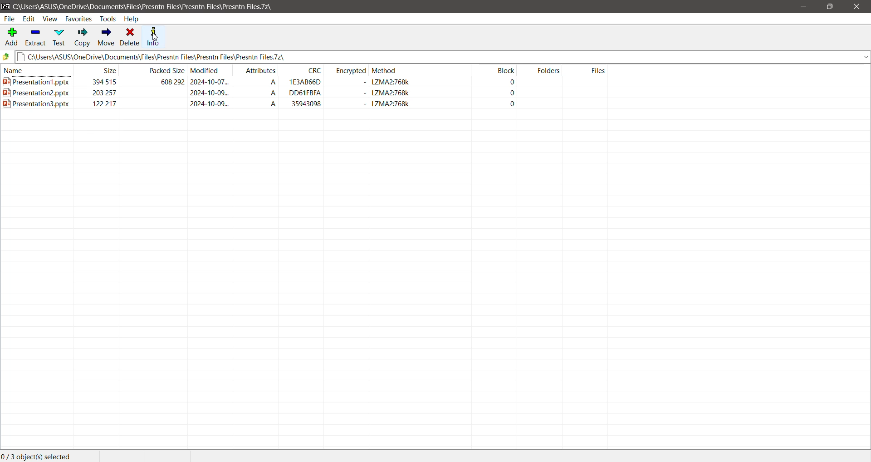 This screenshot has height=462, width=871. Describe the element at coordinates (101, 93) in the screenshot. I see `203 257` at that location.